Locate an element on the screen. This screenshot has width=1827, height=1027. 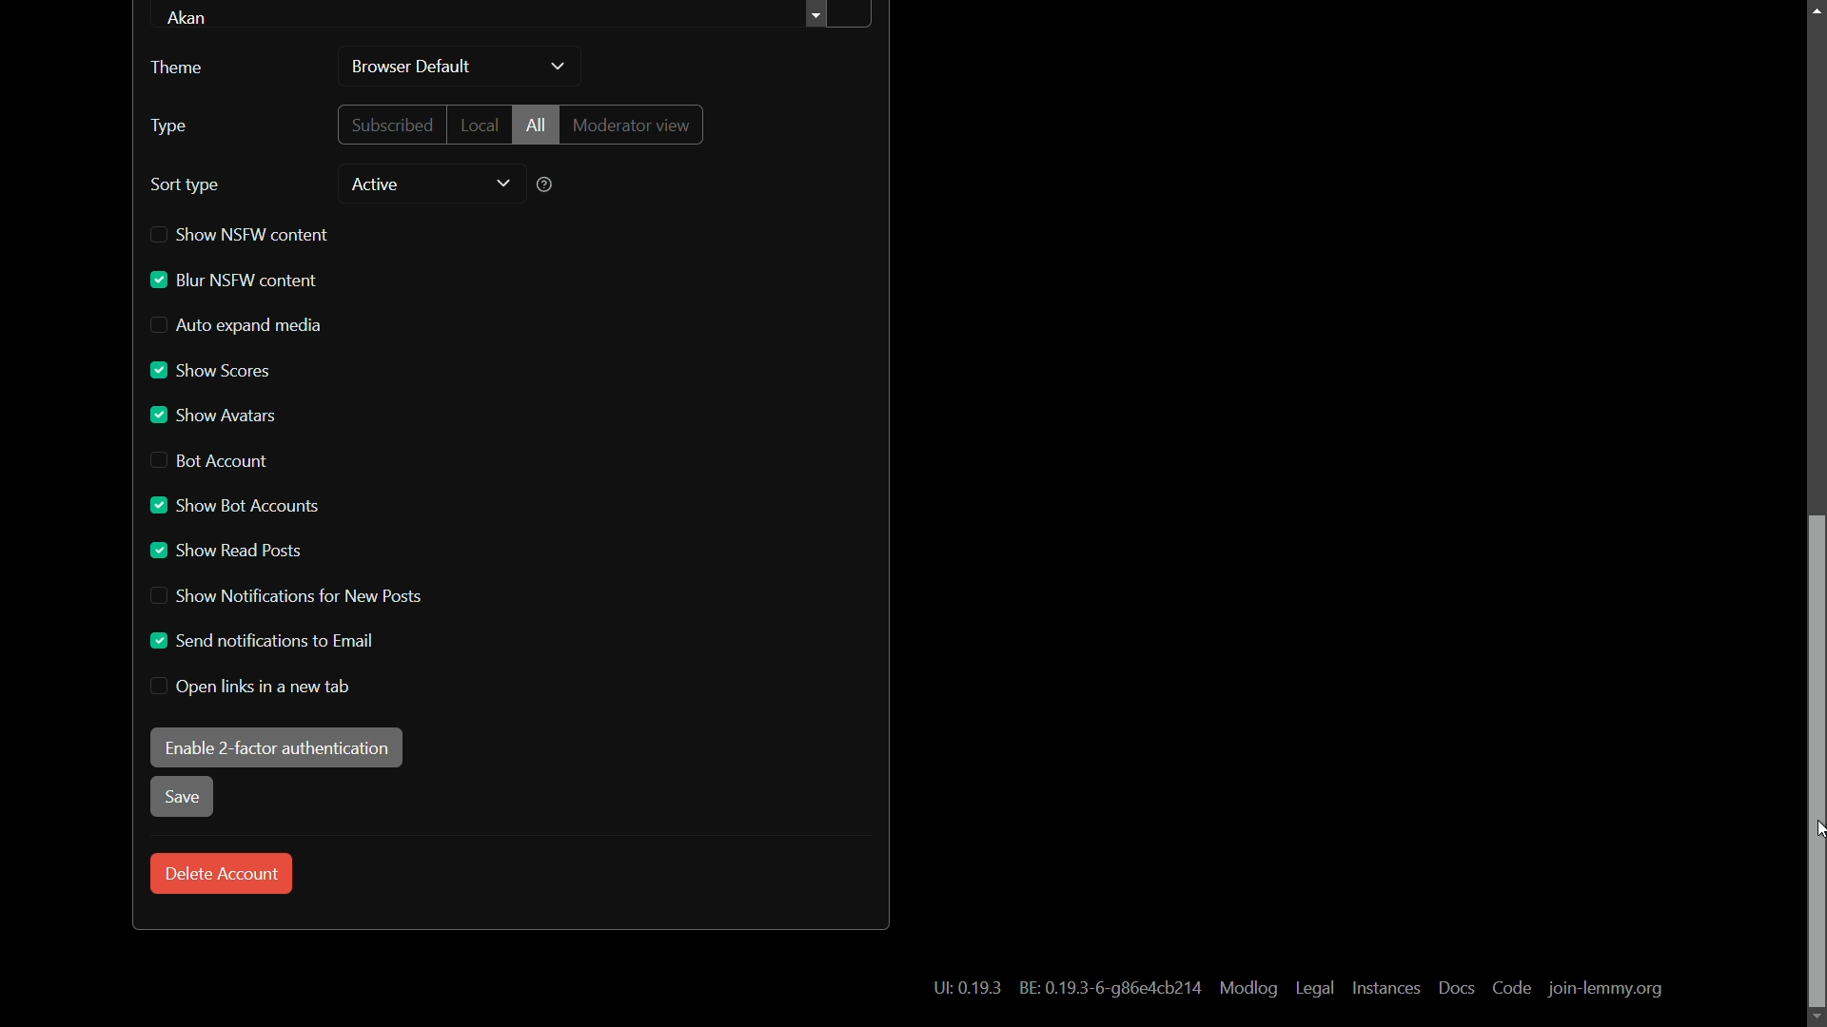
join lemmy.org is located at coordinates (1605, 990).